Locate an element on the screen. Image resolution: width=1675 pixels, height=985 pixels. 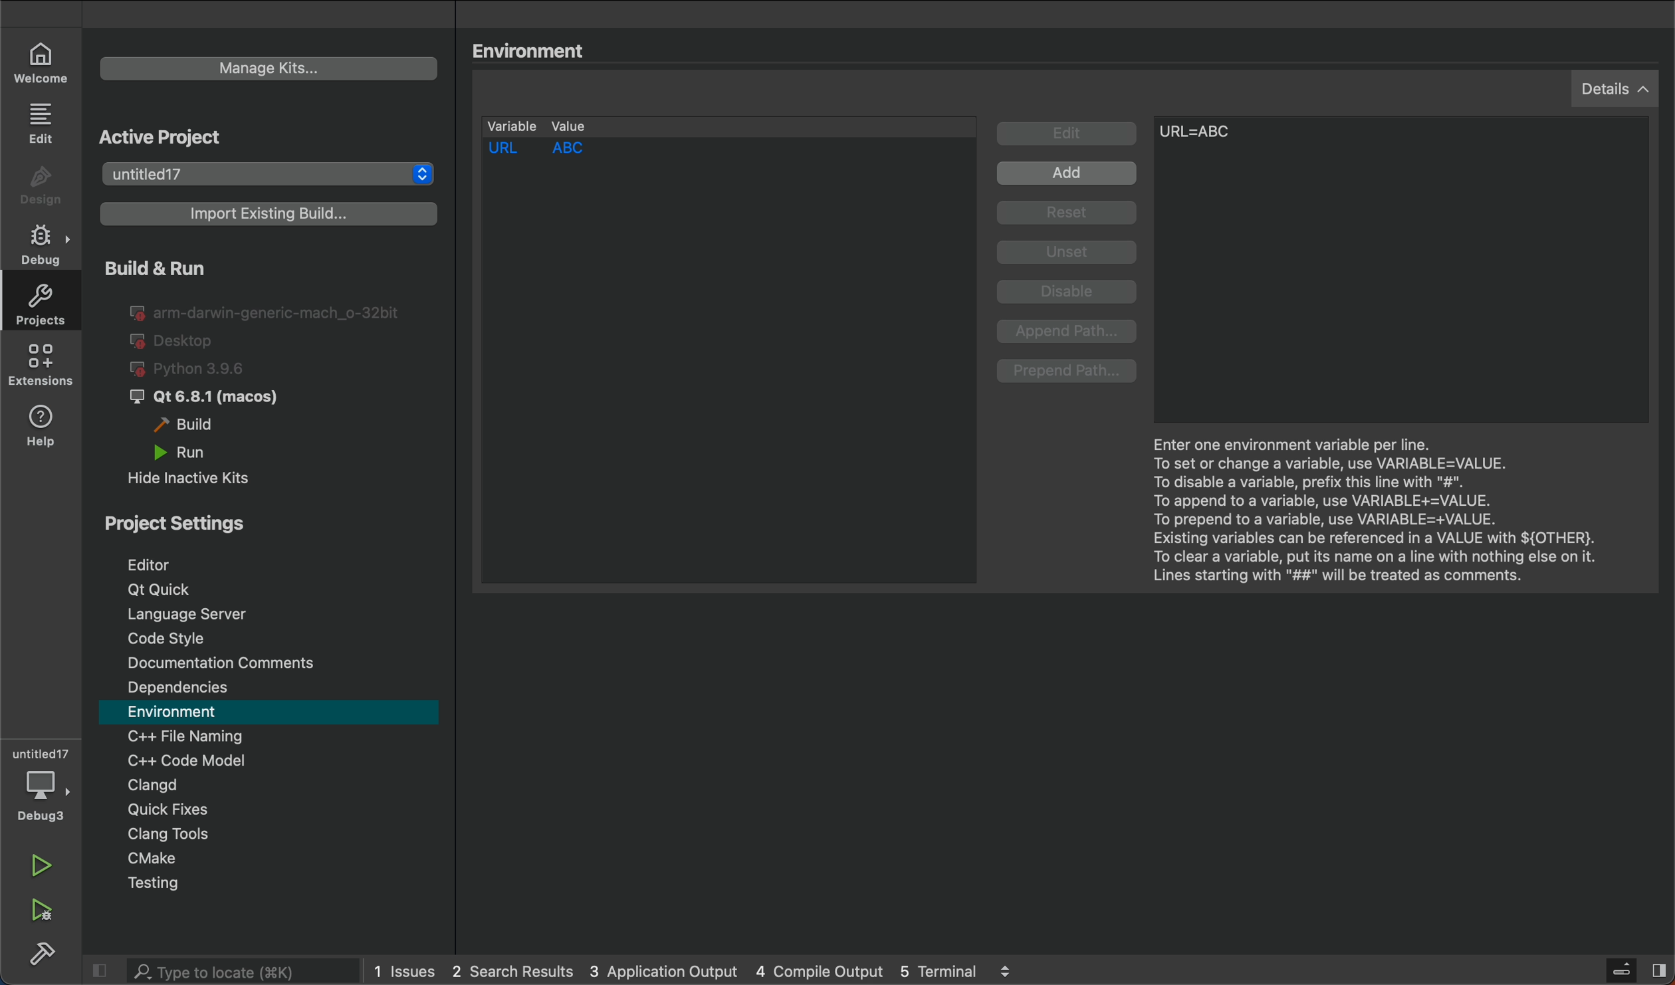
Reset is located at coordinates (1071, 215).